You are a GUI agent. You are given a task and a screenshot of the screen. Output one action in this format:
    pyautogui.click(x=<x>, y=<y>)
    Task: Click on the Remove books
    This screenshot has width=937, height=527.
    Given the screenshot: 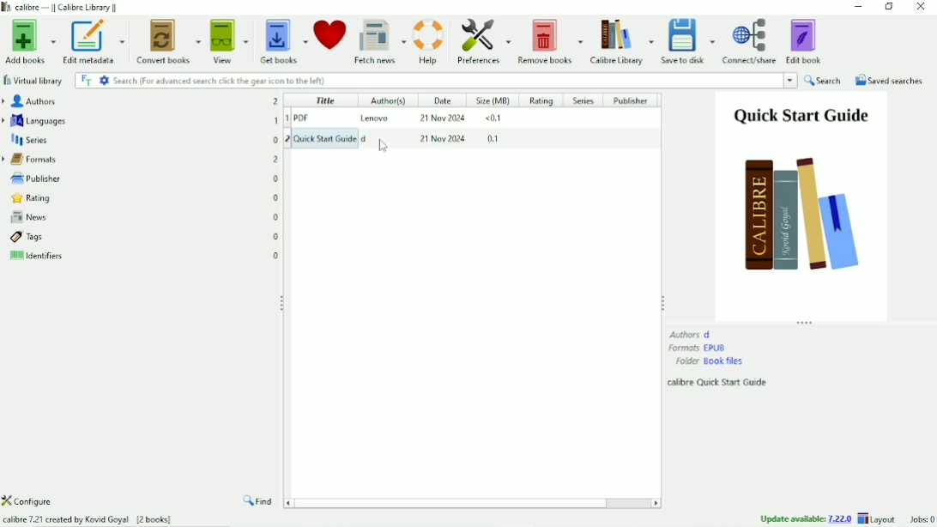 What is the action you would take?
    pyautogui.click(x=549, y=40)
    